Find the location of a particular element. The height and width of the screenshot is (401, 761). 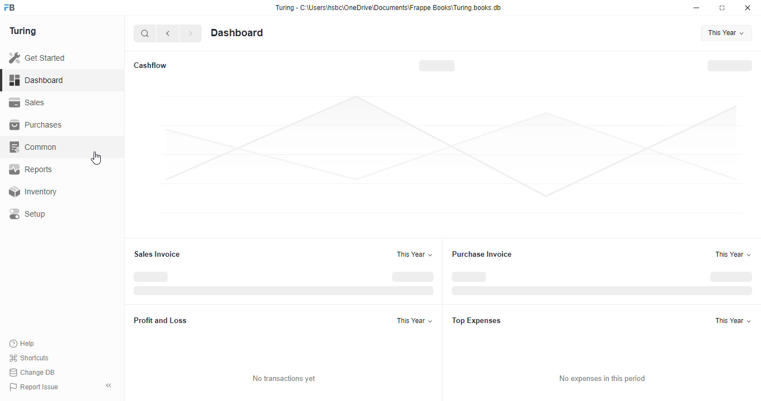

inventory is located at coordinates (32, 192).